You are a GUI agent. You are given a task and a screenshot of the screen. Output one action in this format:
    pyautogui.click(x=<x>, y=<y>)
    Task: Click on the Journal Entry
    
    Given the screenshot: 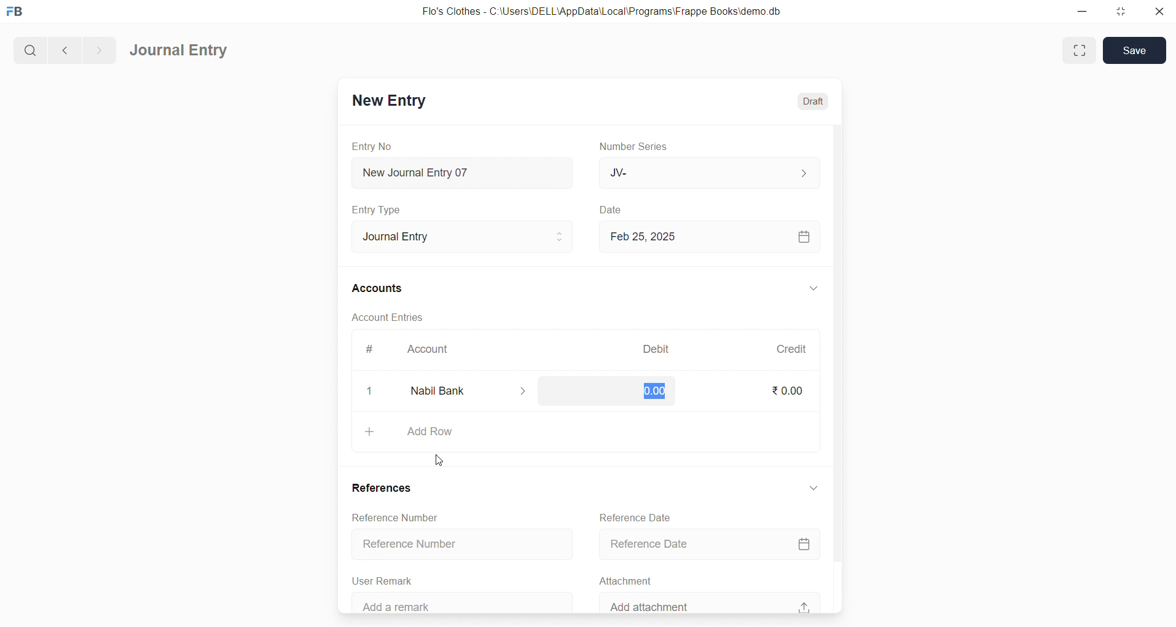 What is the action you would take?
    pyautogui.click(x=180, y=51)
    